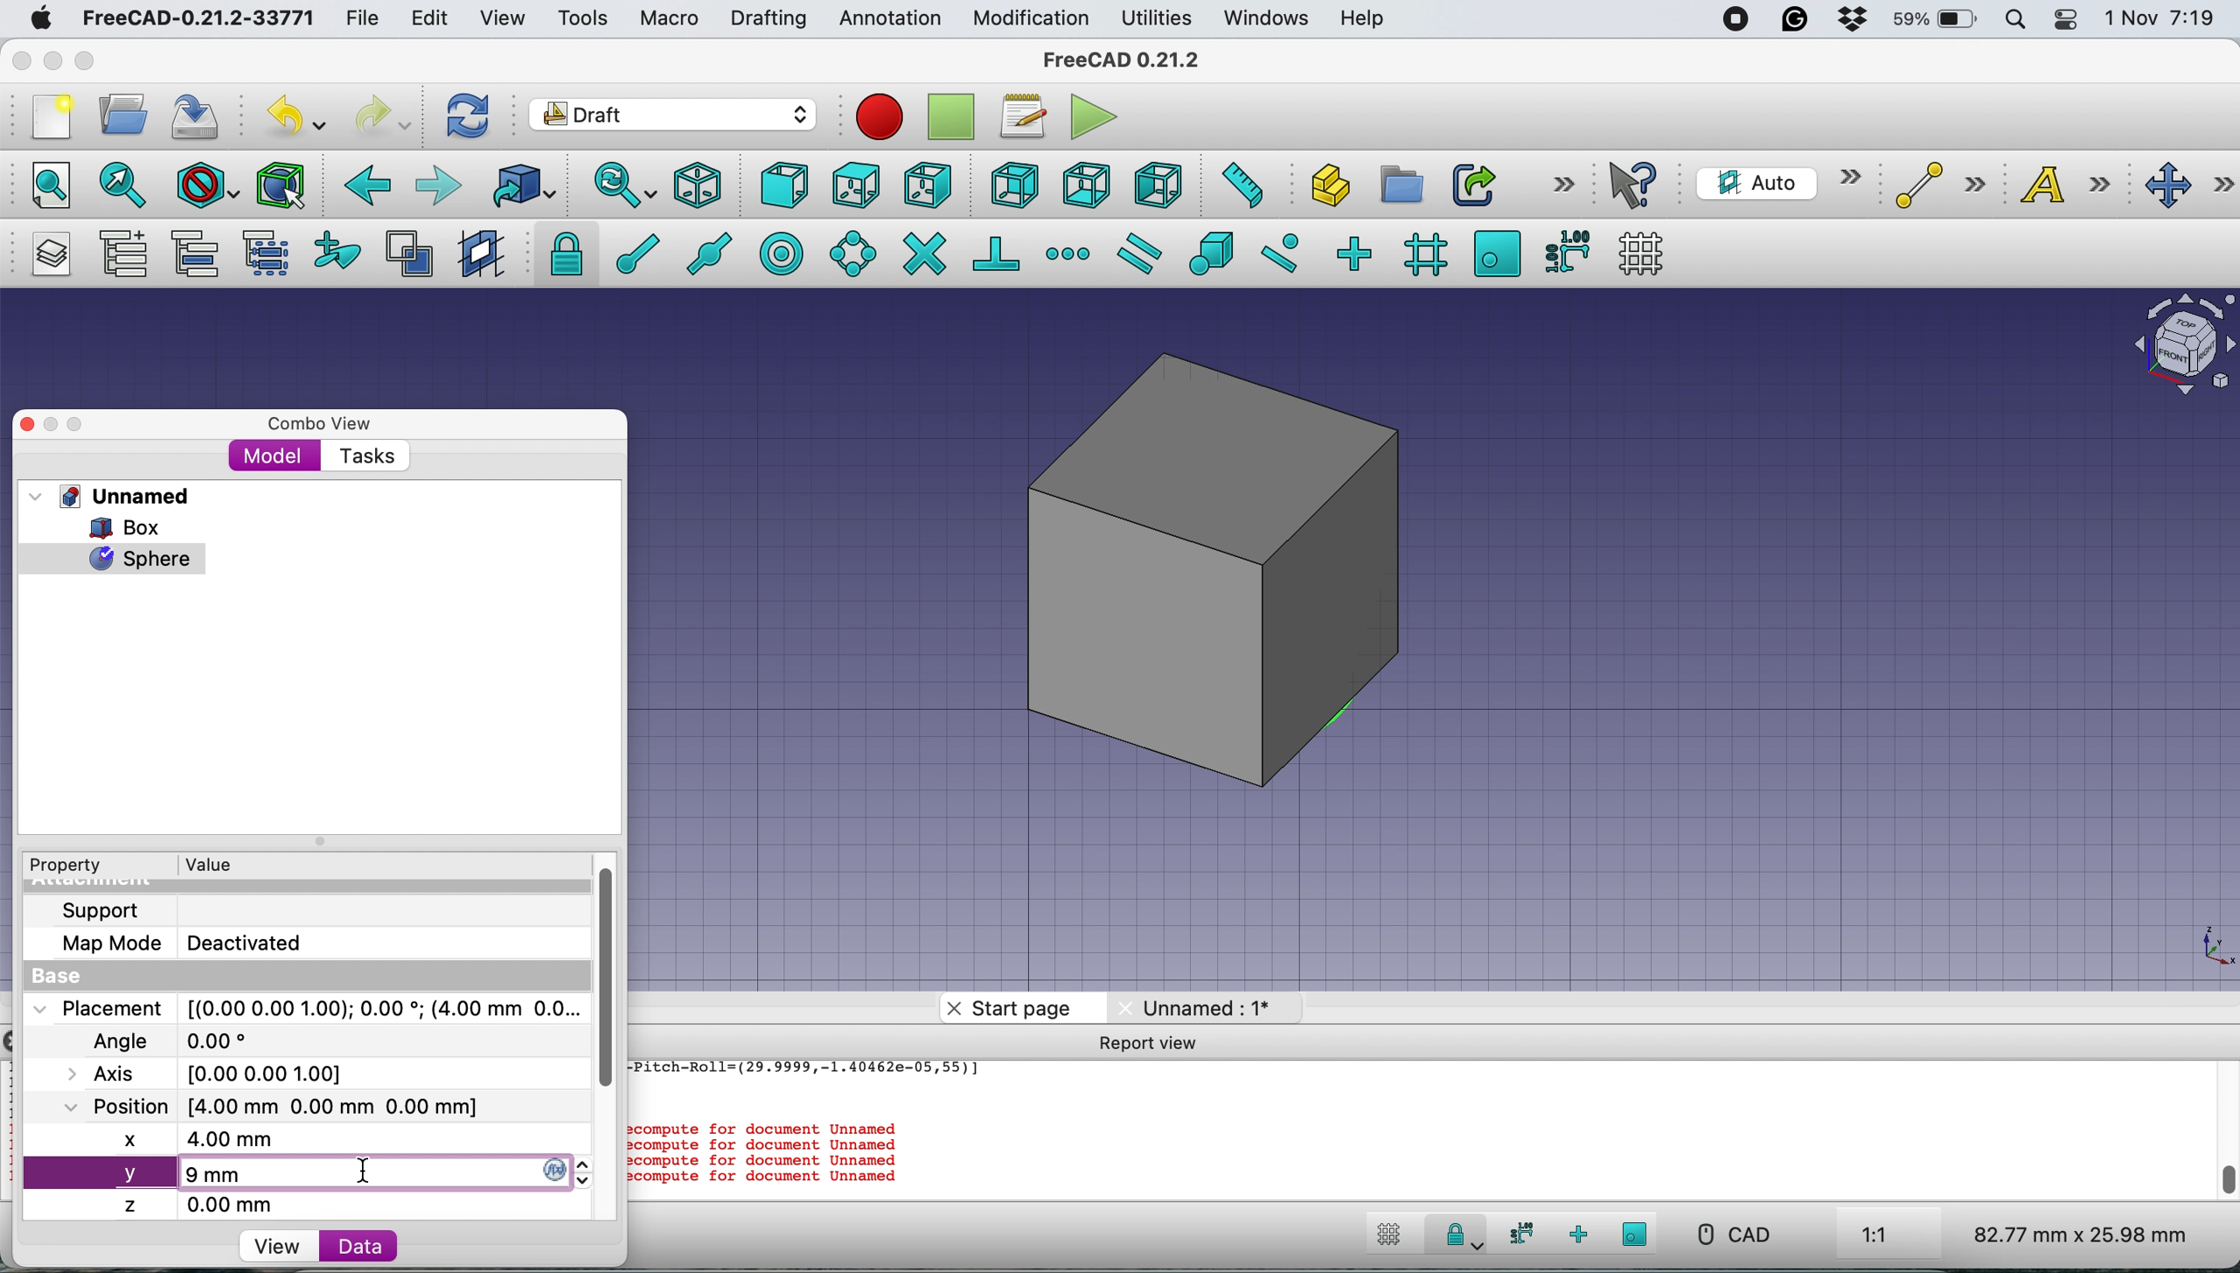 The height and width of the screenshot is (1273, 2240). Describe the element at coordinates (510, 18) in the screenshot. I see `view` at that location.